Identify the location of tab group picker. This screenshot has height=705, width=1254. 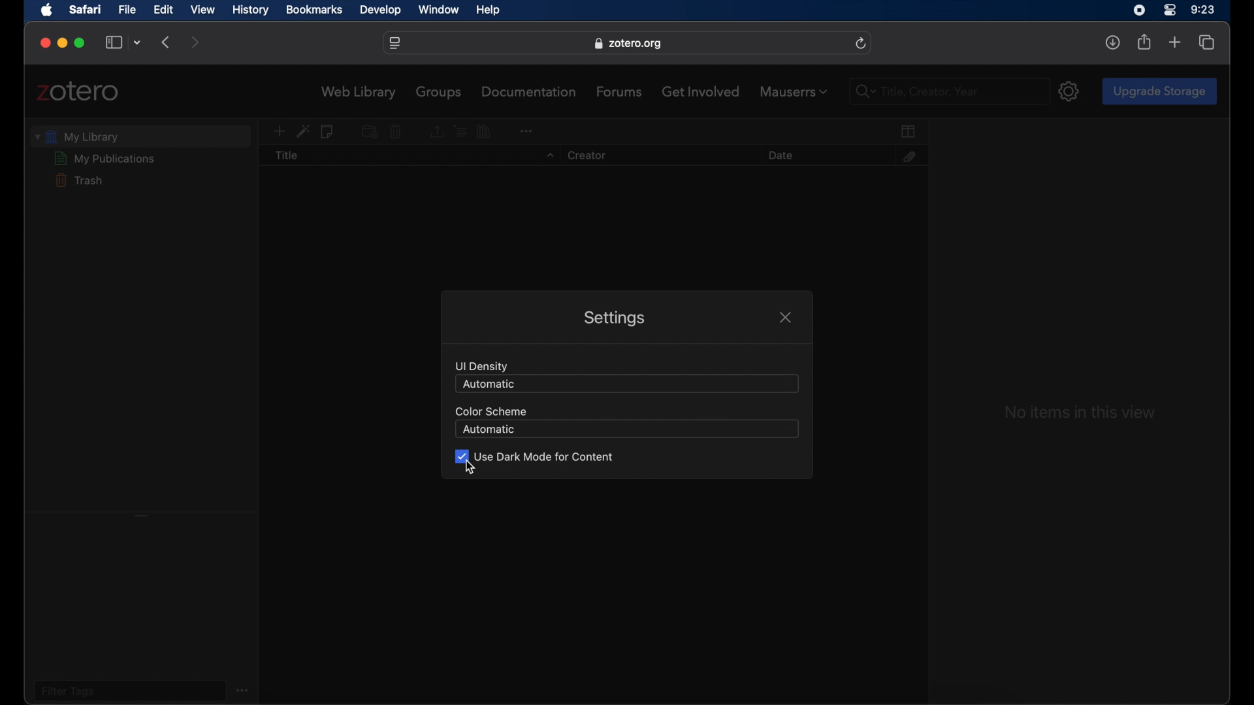
(138, 43).